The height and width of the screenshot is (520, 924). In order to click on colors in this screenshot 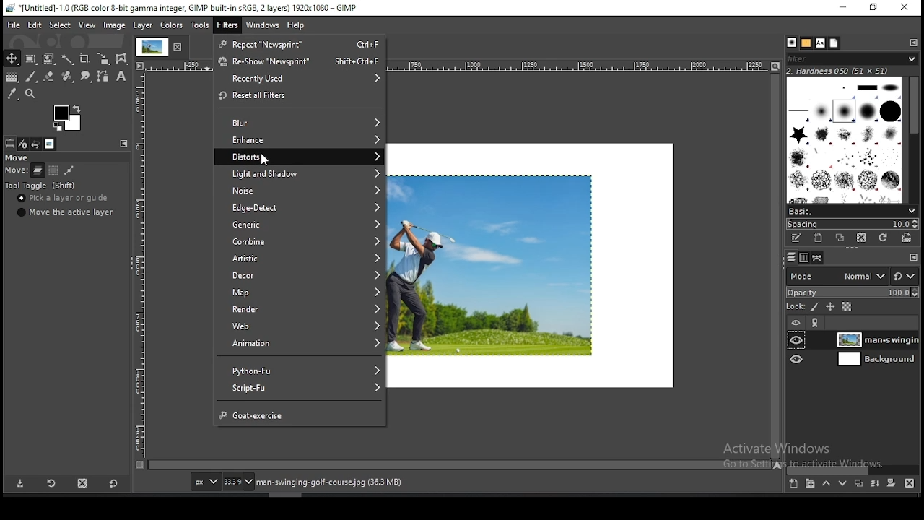, I will do `click(67, 118)`.